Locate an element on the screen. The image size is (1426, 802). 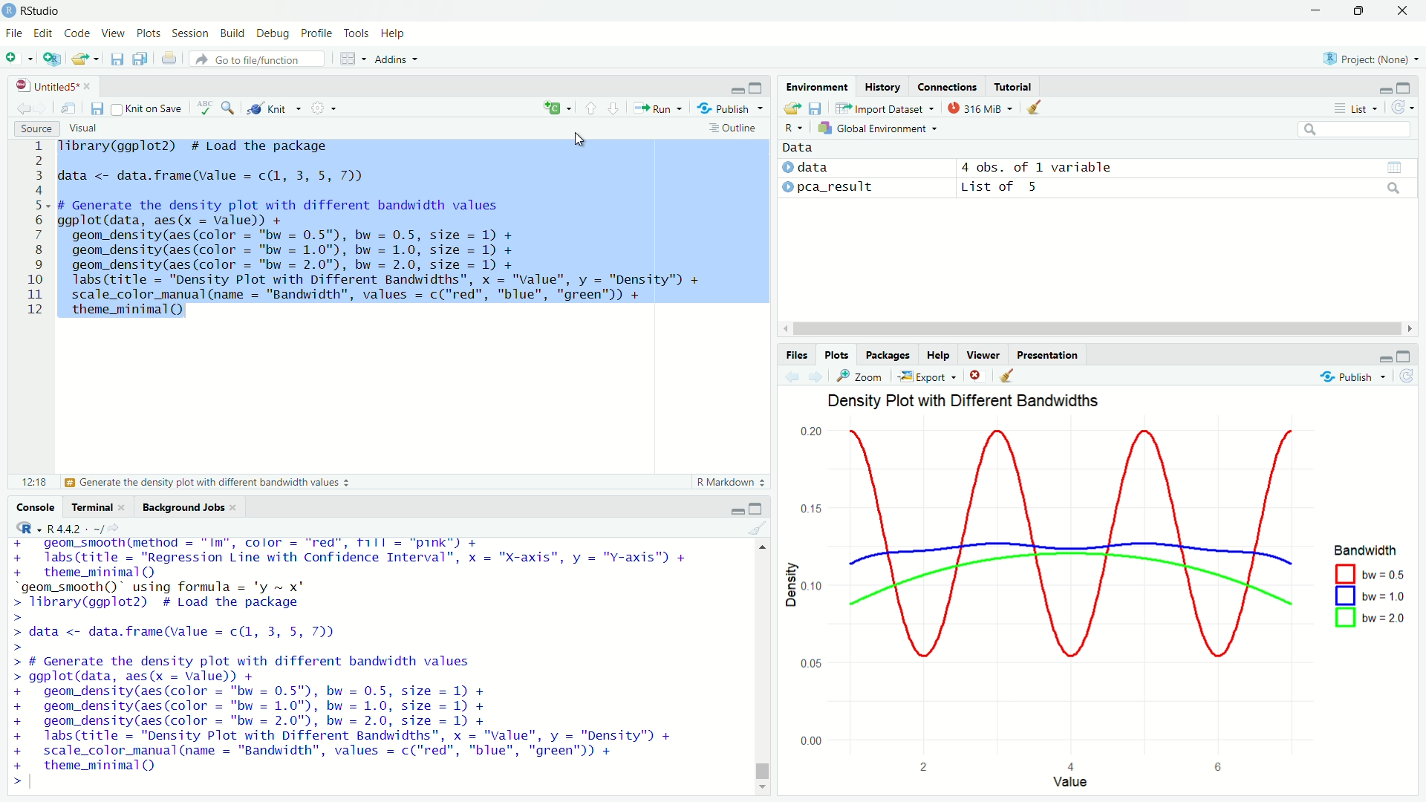
Line numbers is located at coordinates (31, 230).